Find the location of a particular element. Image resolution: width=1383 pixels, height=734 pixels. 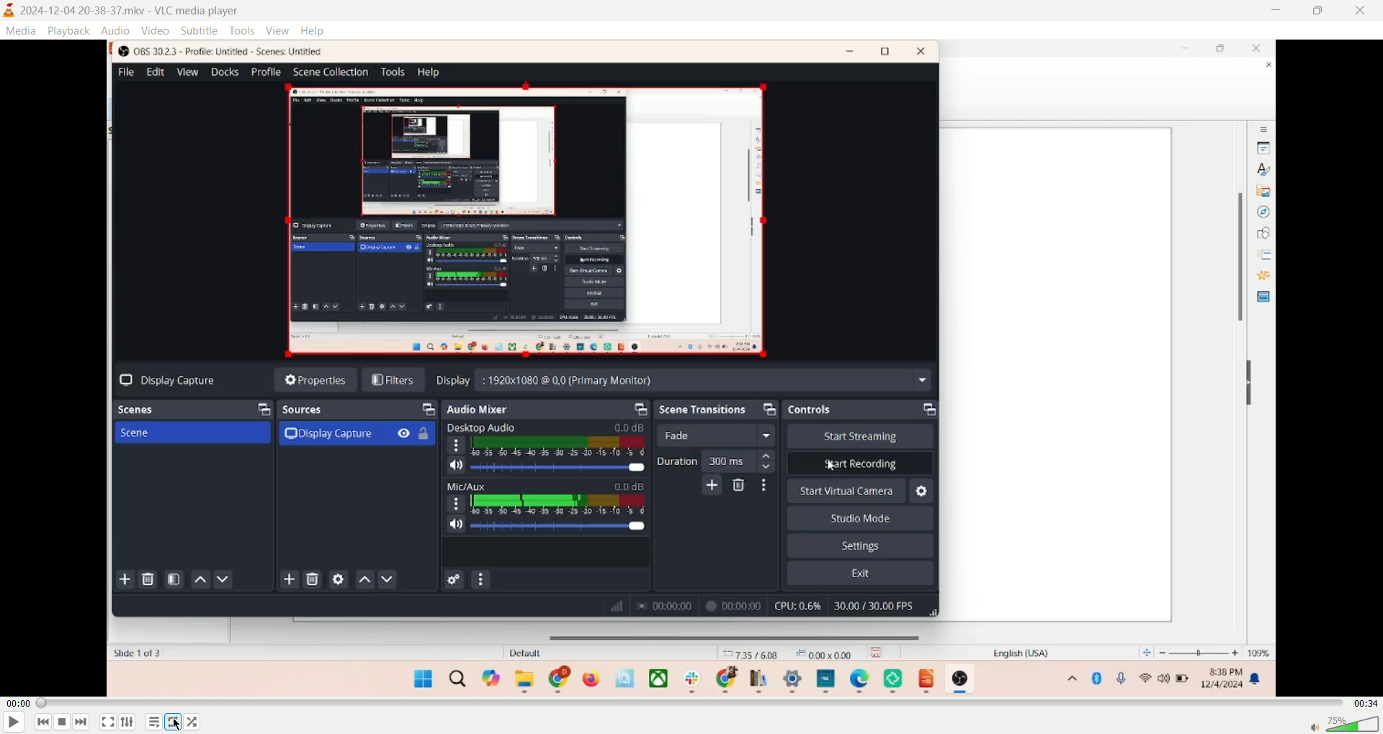

view is located at coordinates (278, 30).